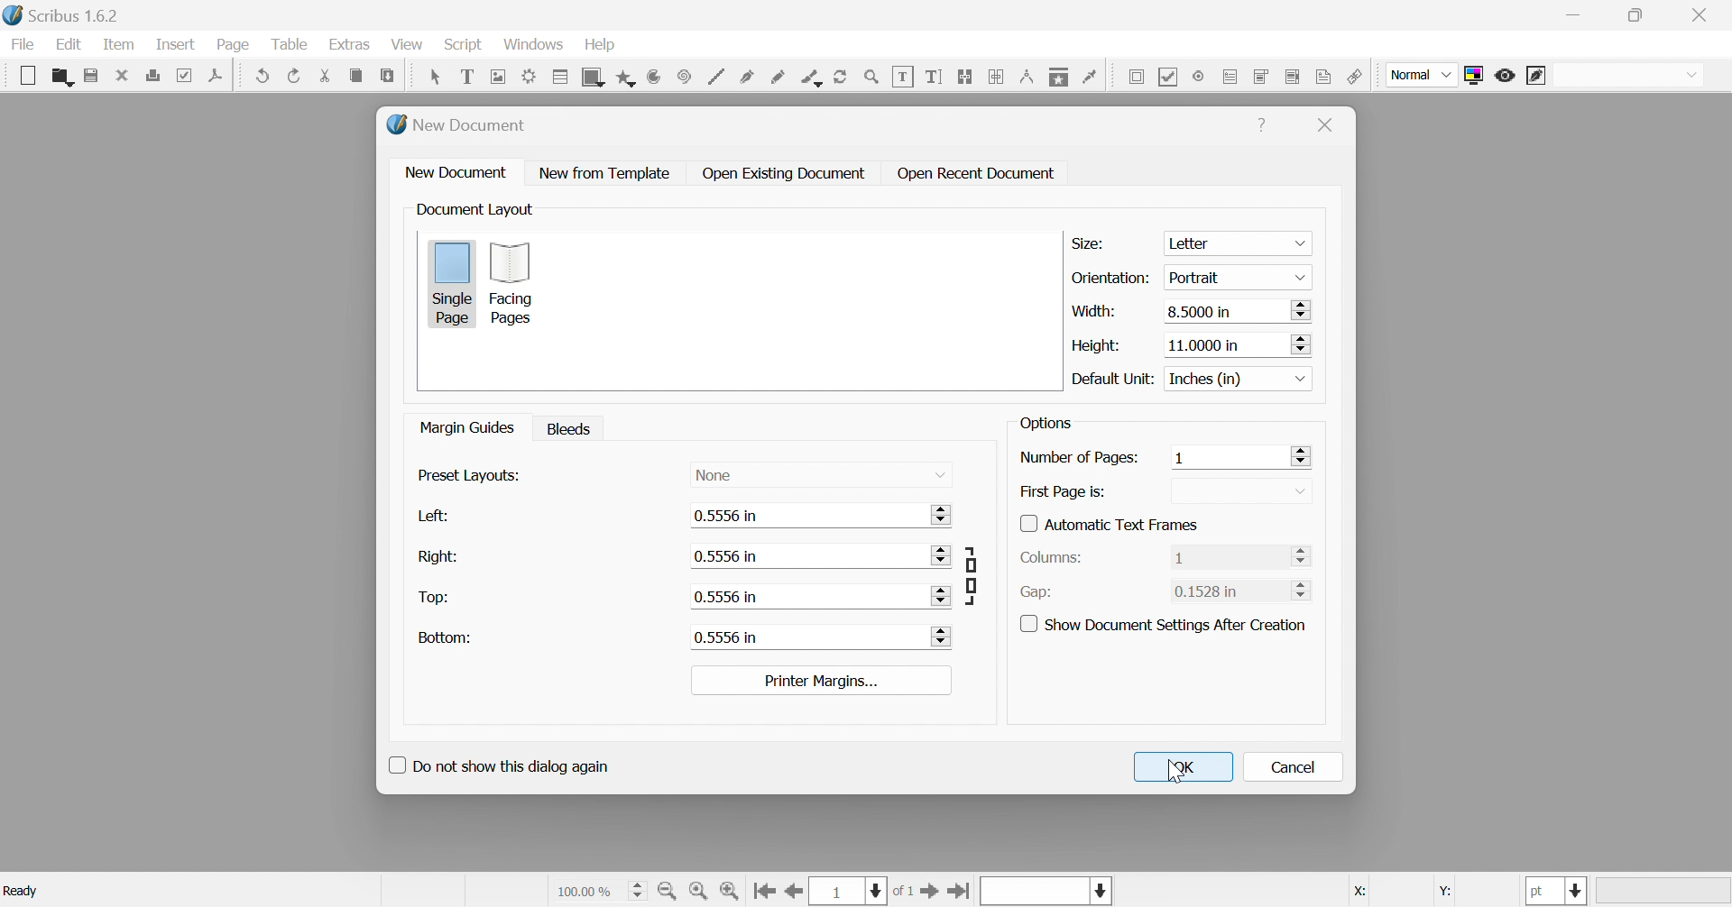  Describe the element at coordinates (821, 682) in the screenshot. I see `print margin` at that location.